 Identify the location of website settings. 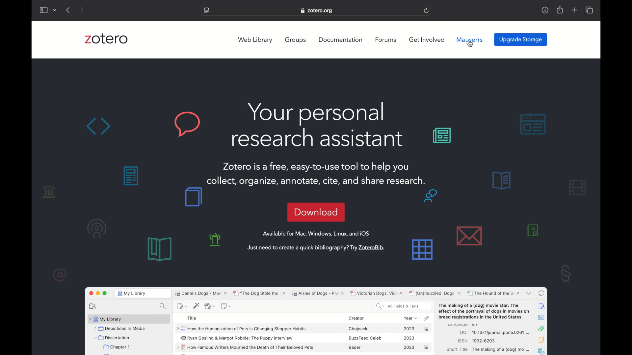
(206, 11).